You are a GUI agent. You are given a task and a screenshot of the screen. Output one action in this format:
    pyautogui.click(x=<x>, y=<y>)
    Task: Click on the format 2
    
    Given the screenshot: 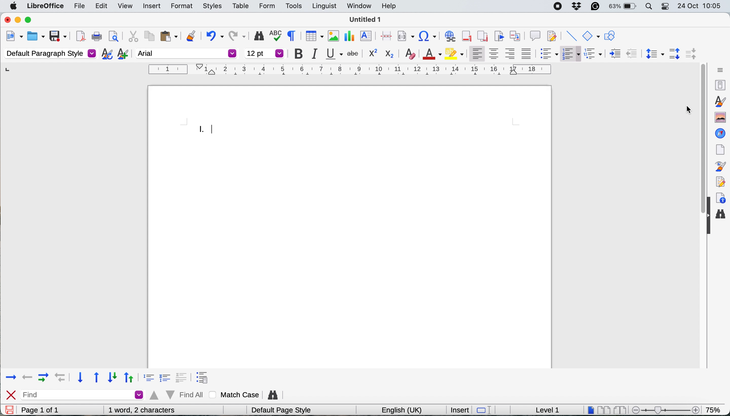 What is the action you would take?
    pyautogui.click(x=166, y=377)
    